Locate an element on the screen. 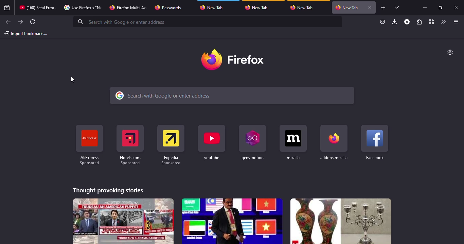 The height and width of the screenshot is (244, 464). tab is located at coordinates (38, 7).